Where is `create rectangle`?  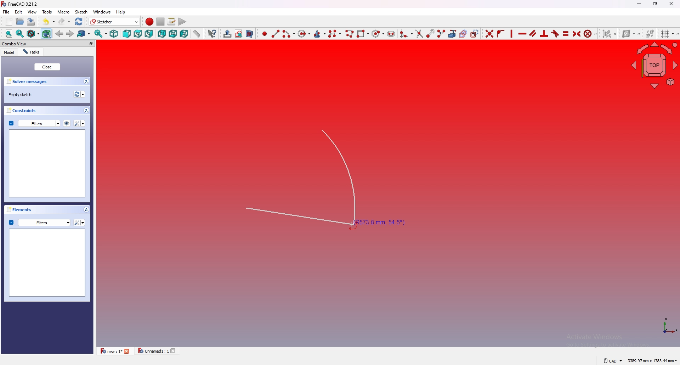 create rectangle is located at coordinates (362, 34).